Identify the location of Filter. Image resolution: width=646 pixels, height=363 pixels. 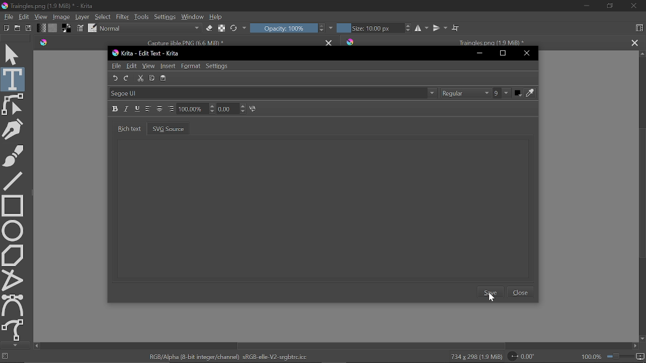
(123, 17).